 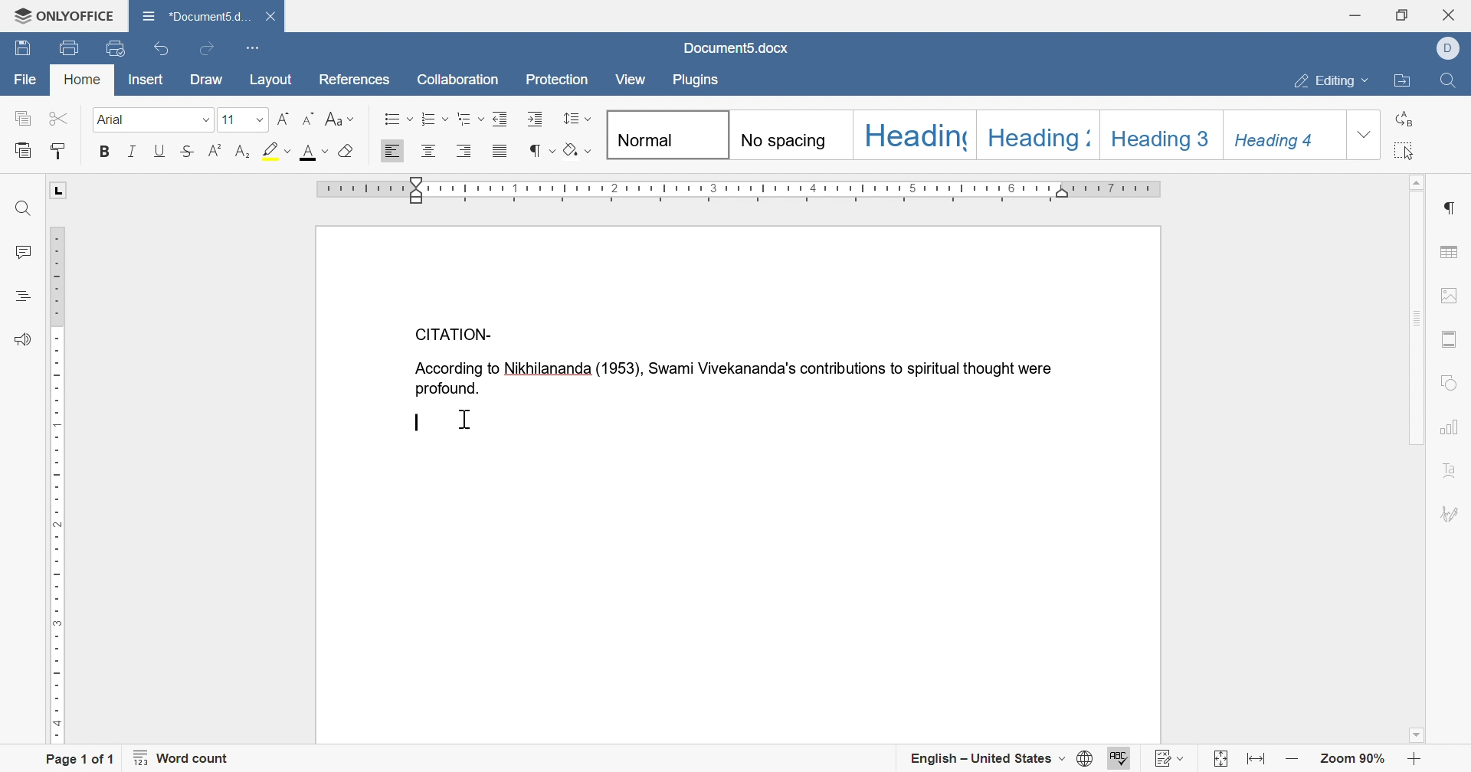 I want to click on replace all, so click(x=1404, y=117).